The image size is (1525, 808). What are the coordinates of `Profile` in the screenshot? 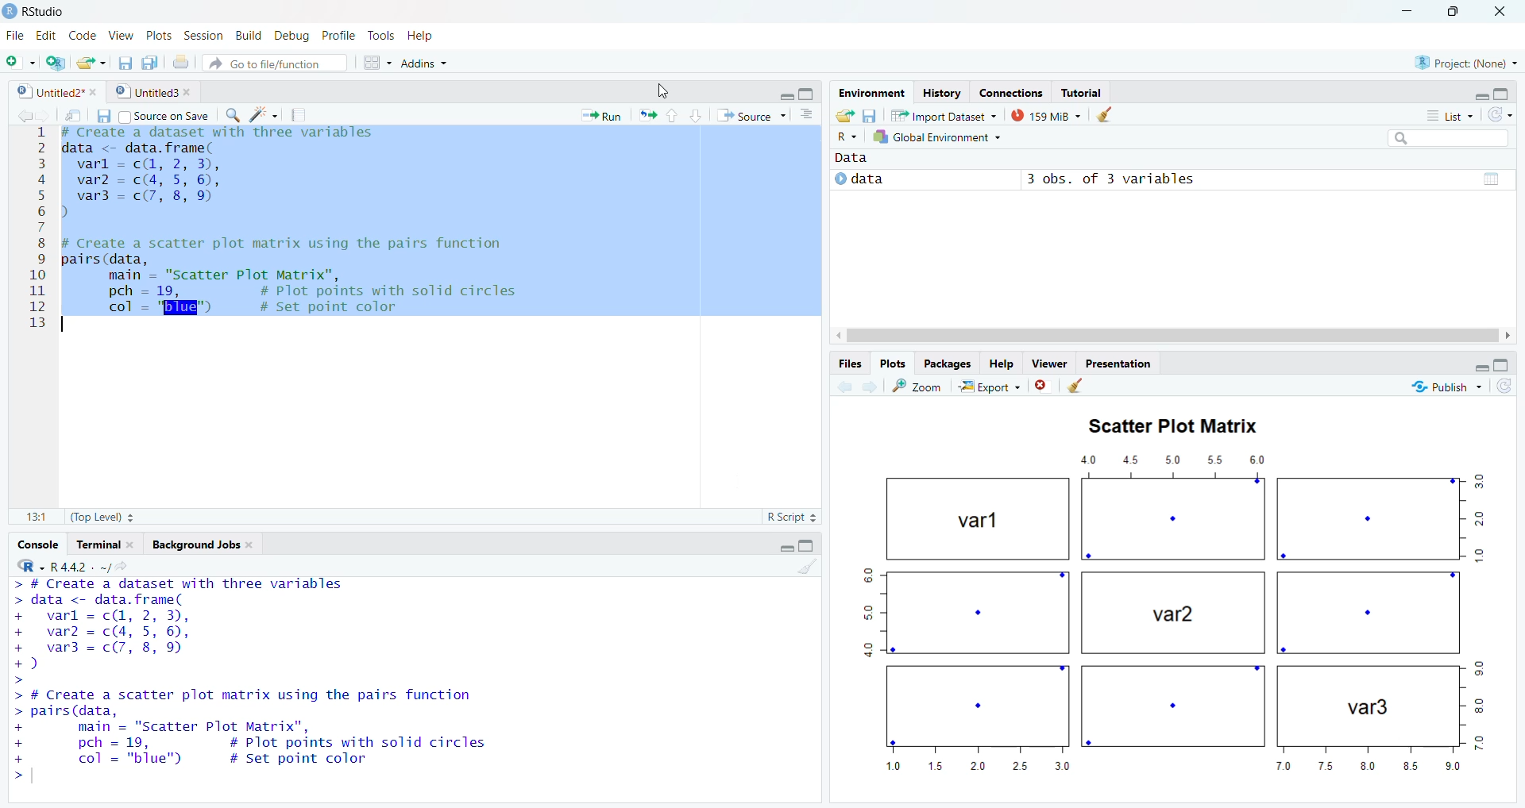 It's located at (340, 35).